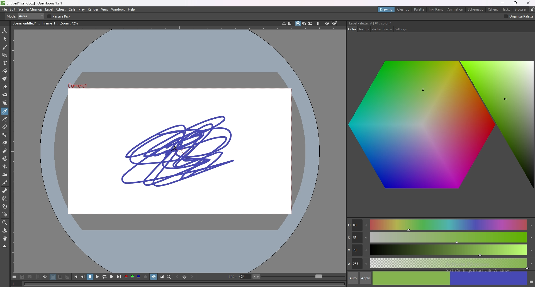 The width and height of the screenshot is (535, 287). Describe the element at coordinates (29, 277) in the screenshot. I see `snapshot` at that location.